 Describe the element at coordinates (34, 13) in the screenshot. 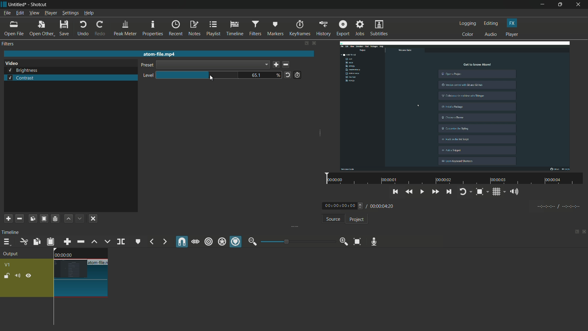

I see `view menu` at that location.